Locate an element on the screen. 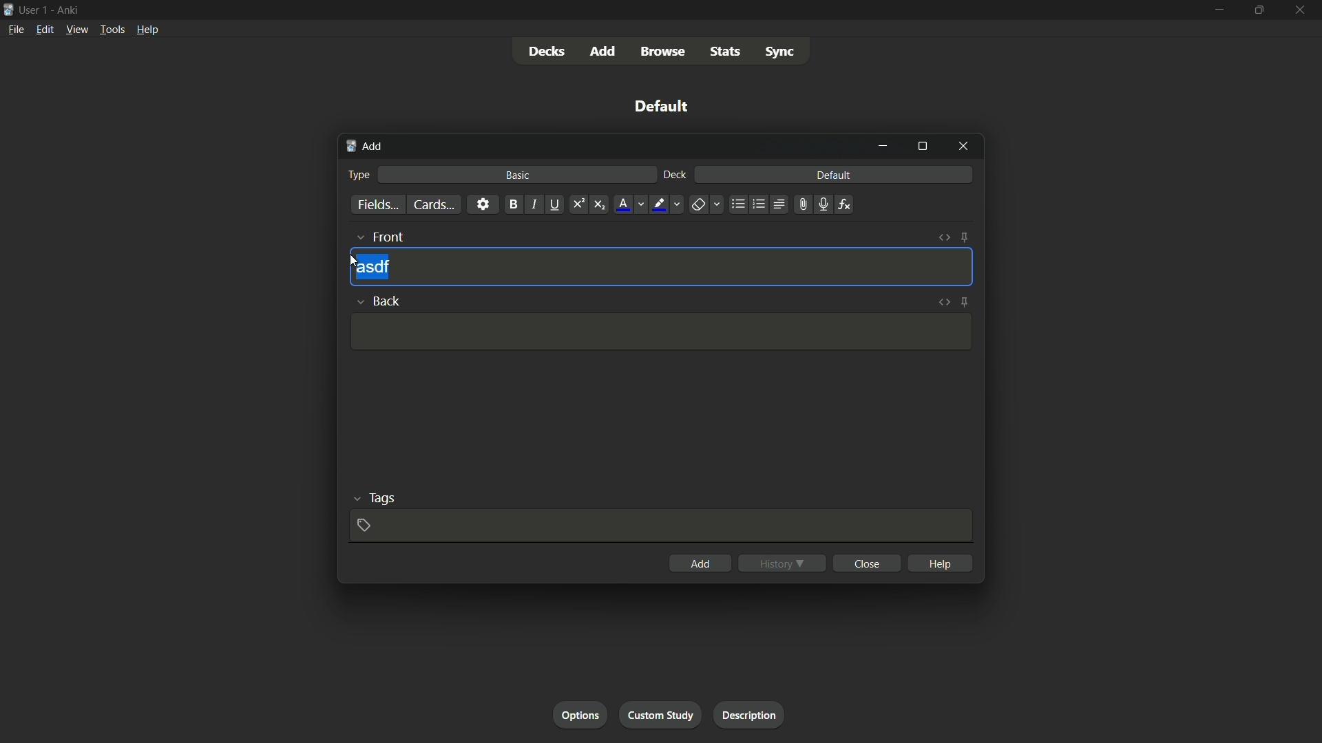  superscript is located at coordinates (578, 204).